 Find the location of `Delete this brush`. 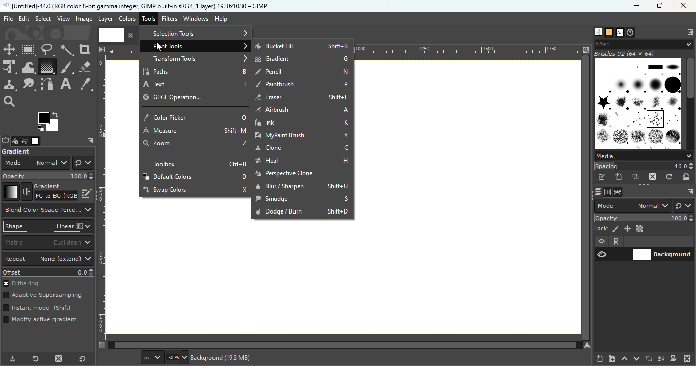

Delete this brush is located at coordinates (653, 176).